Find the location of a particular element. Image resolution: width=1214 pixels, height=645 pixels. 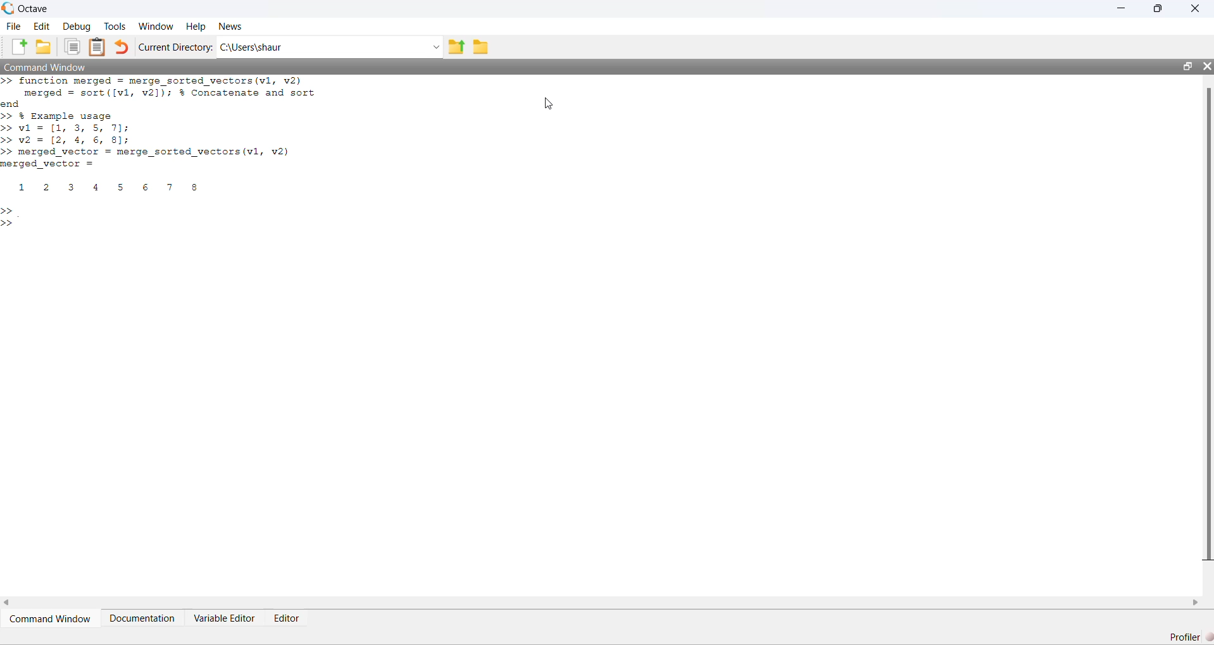

Variable Editor is located at coordinates (225, 617).